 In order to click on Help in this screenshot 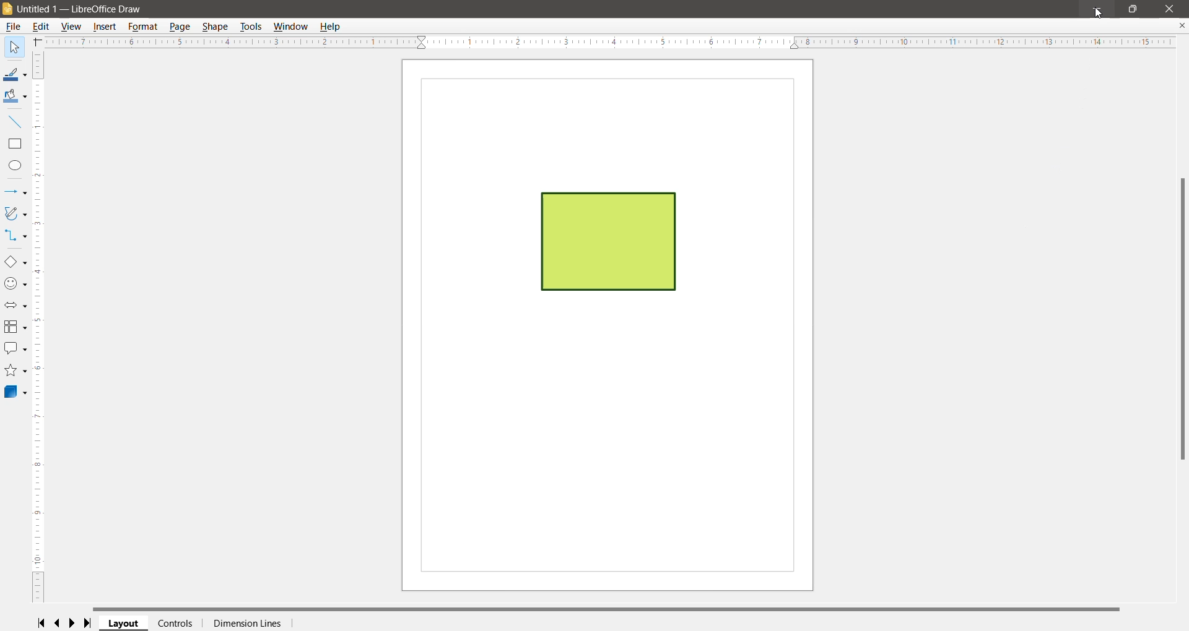, I will do `click(12, 48)`.